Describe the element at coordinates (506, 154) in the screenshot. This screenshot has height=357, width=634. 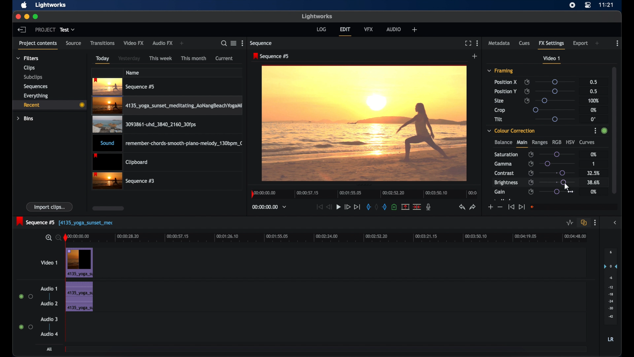
I see `saturation` at that location.